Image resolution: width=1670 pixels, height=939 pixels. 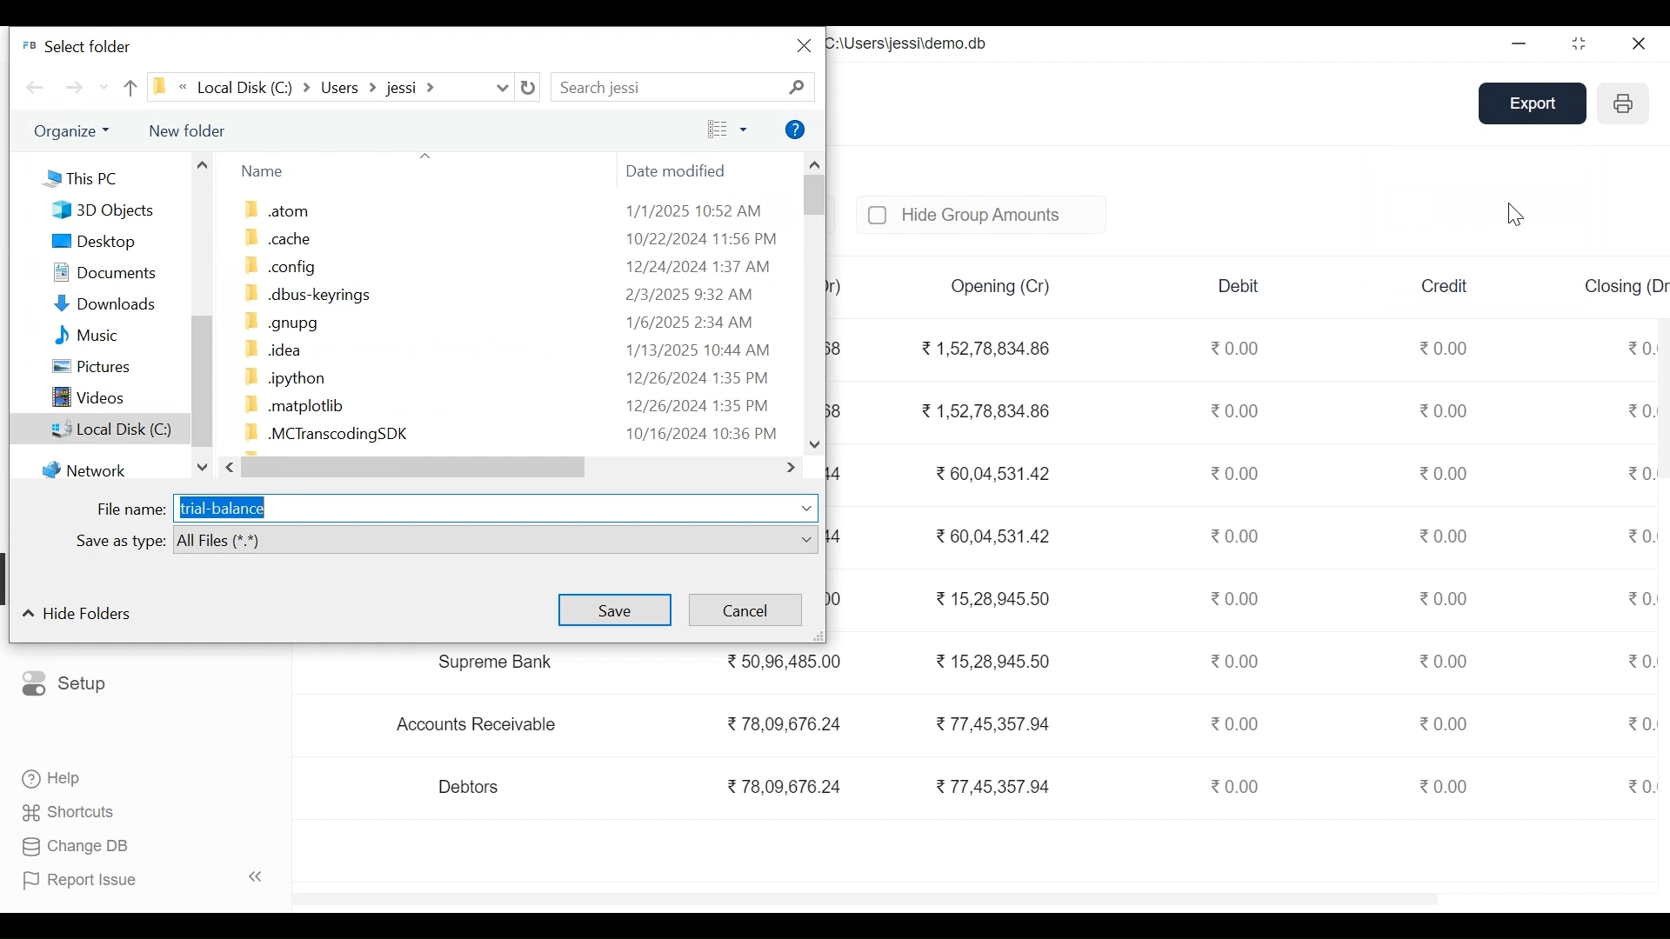 I want to click on 0.00, so click(x=1446, y=410).